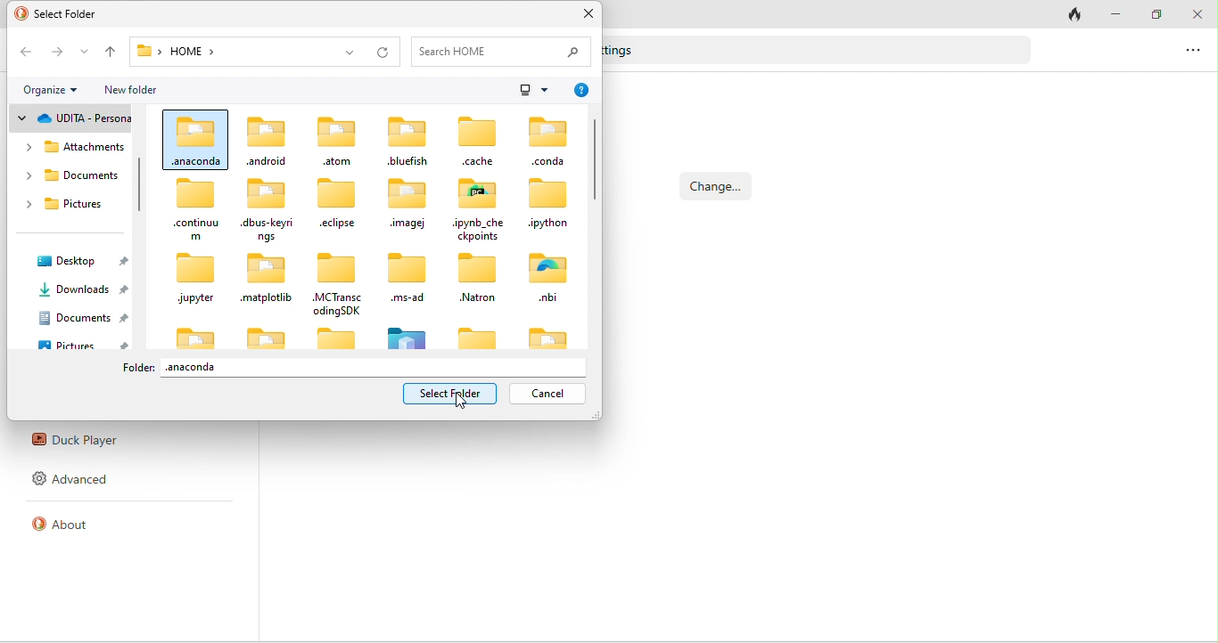 The height and width of the screenshot is (643, 1218). Describe the element at coordinates (588, 15) in the screenshot. I see `close` at that location.